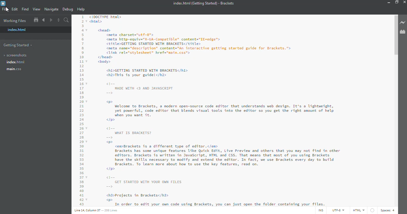  What do you see at coordinates (223, 162) in the screenshot?
I see `od

WHAT IS BRACKETS?

=

w®>
<emBrackets is a different type of editor.</em>
Brackets has some unique features Like Quick Edit, Live Preview and others that you may not find in other
editors. Brackets is written in JavaScript, HTML and CSS. That means that most of you using Brackets
have the skills necessary to modify and extend the editor. In fact, we use Brackets every day to build
Brackets. To learn more about how to use the key features, read on.

</p>
GET STARTED WITH YOUR OWN FILES

=

<h3>Projects in Bracketsc/h3>

w®>
i Grief ee ne a Aha a LR St Sa ae)` at bounding box center [223, 162].